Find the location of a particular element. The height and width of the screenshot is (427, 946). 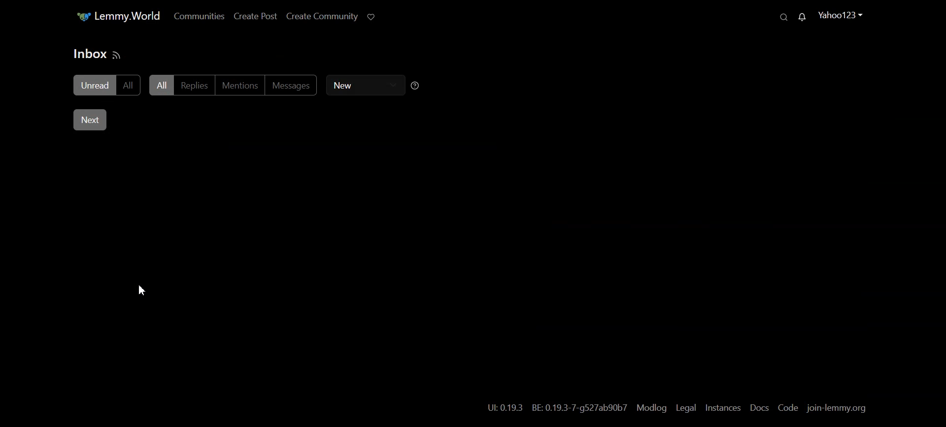

Mentions is located at coordinates (241, 85).